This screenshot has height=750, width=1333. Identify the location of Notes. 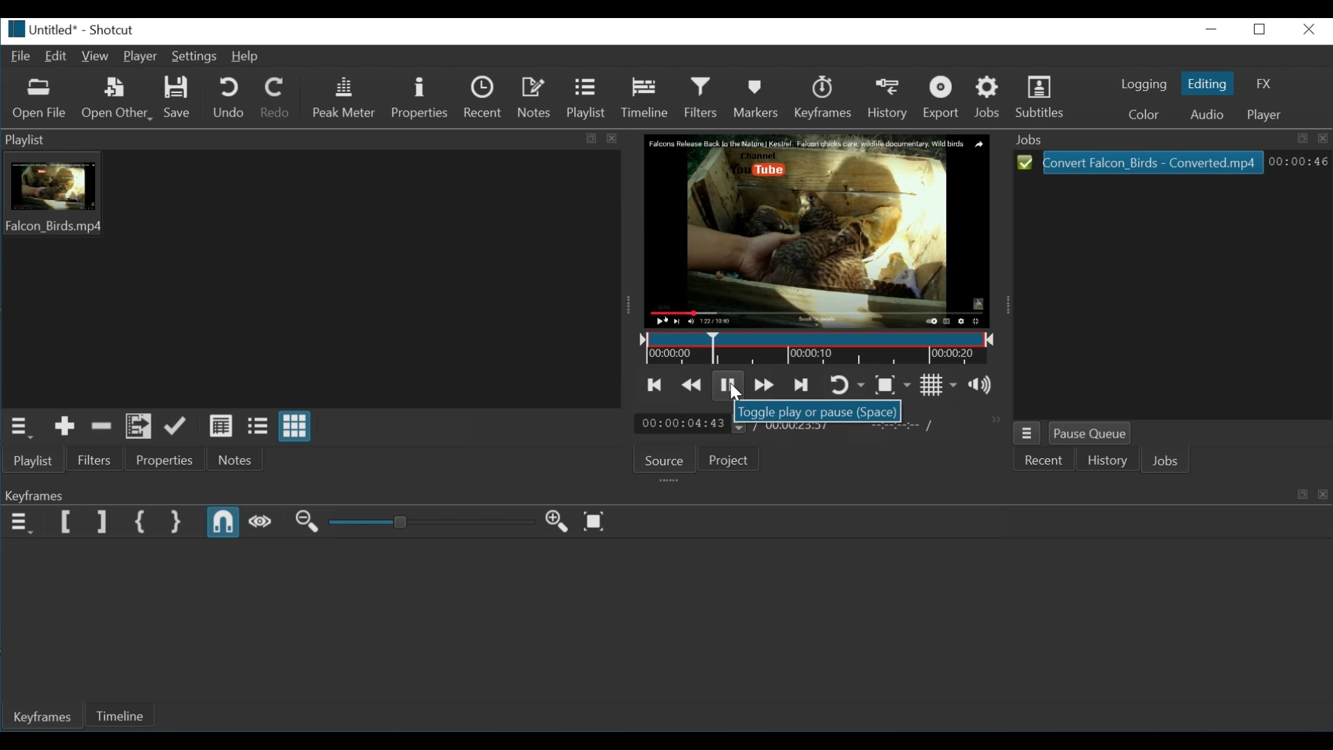
(233, 460).